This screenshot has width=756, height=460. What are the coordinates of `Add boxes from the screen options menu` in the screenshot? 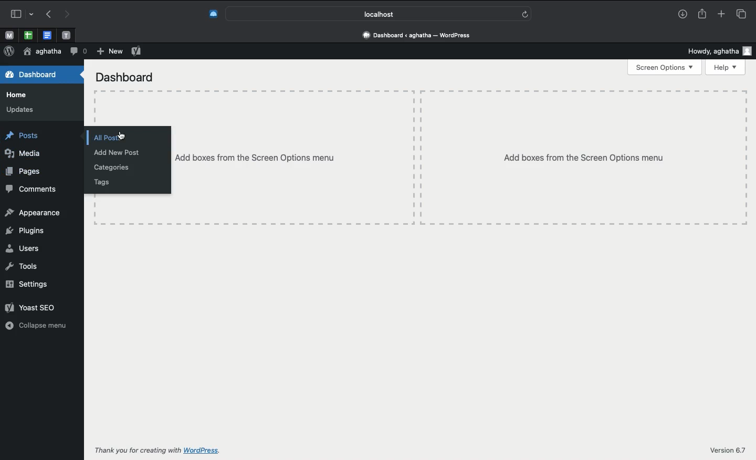 It's located at (459, 158).